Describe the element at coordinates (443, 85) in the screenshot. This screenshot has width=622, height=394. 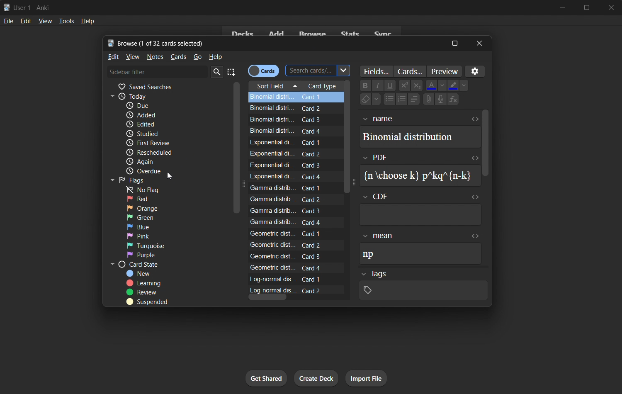
I see `` at that location.